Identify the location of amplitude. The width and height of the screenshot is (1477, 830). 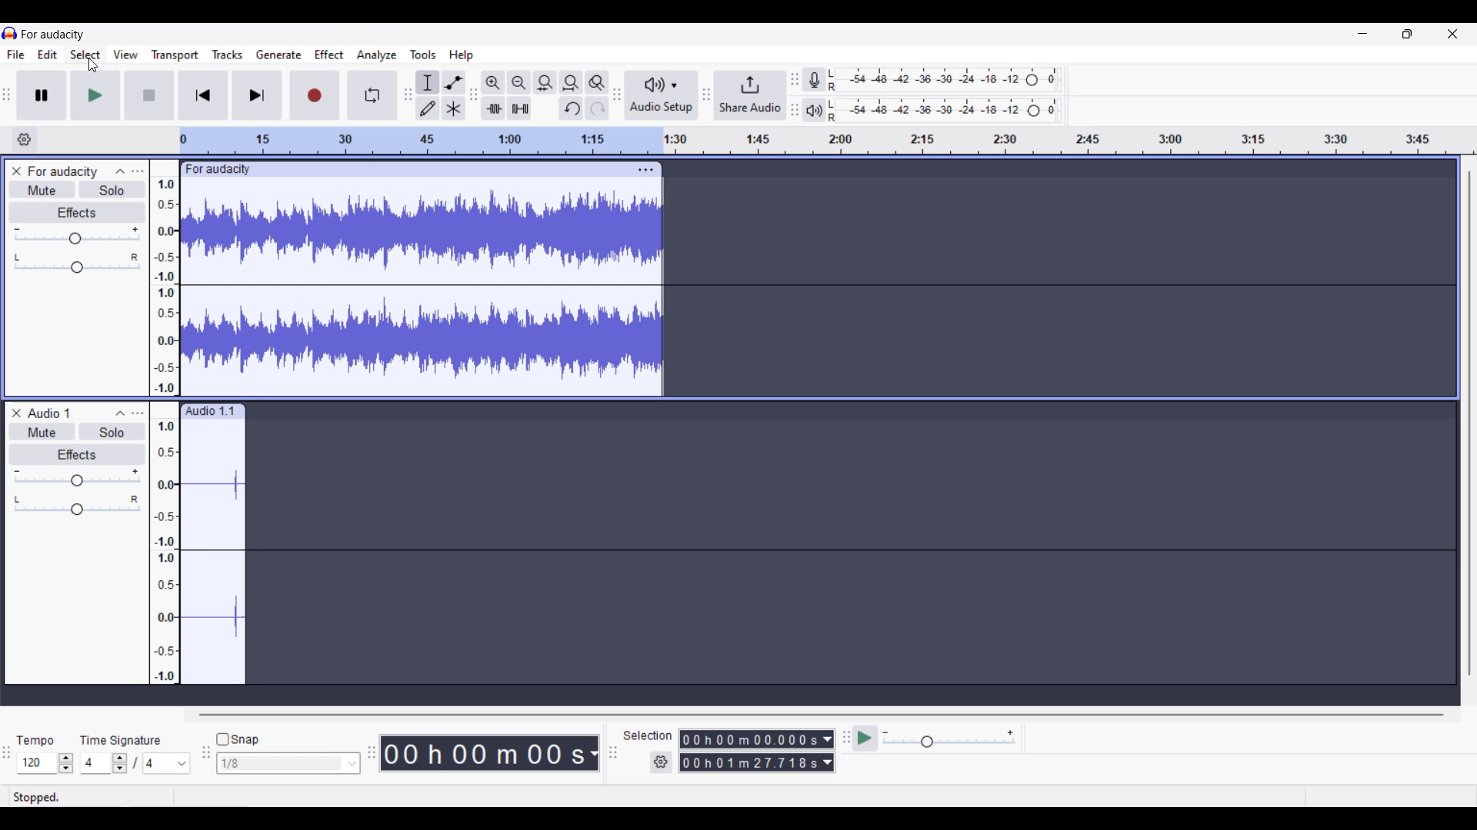
(164, 543).